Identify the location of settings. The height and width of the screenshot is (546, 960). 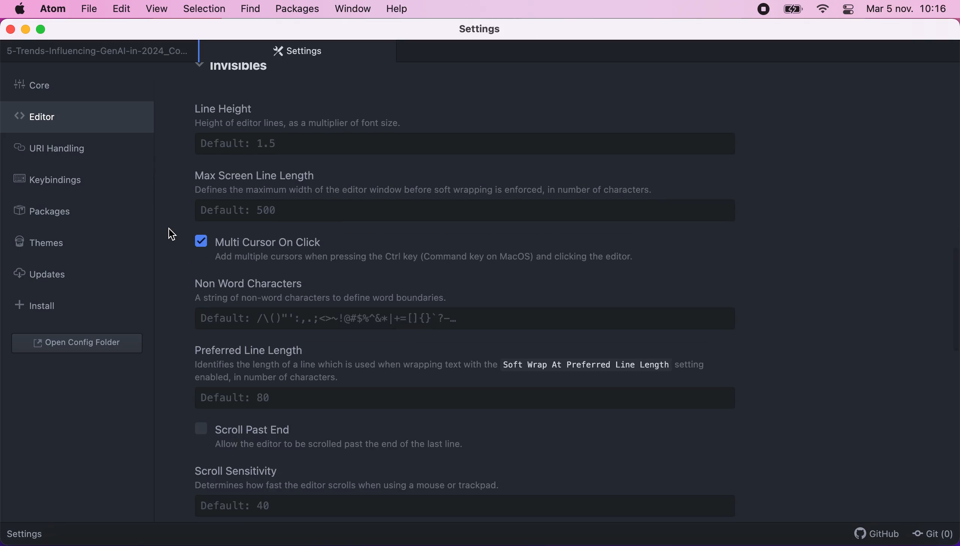
(491, 30).